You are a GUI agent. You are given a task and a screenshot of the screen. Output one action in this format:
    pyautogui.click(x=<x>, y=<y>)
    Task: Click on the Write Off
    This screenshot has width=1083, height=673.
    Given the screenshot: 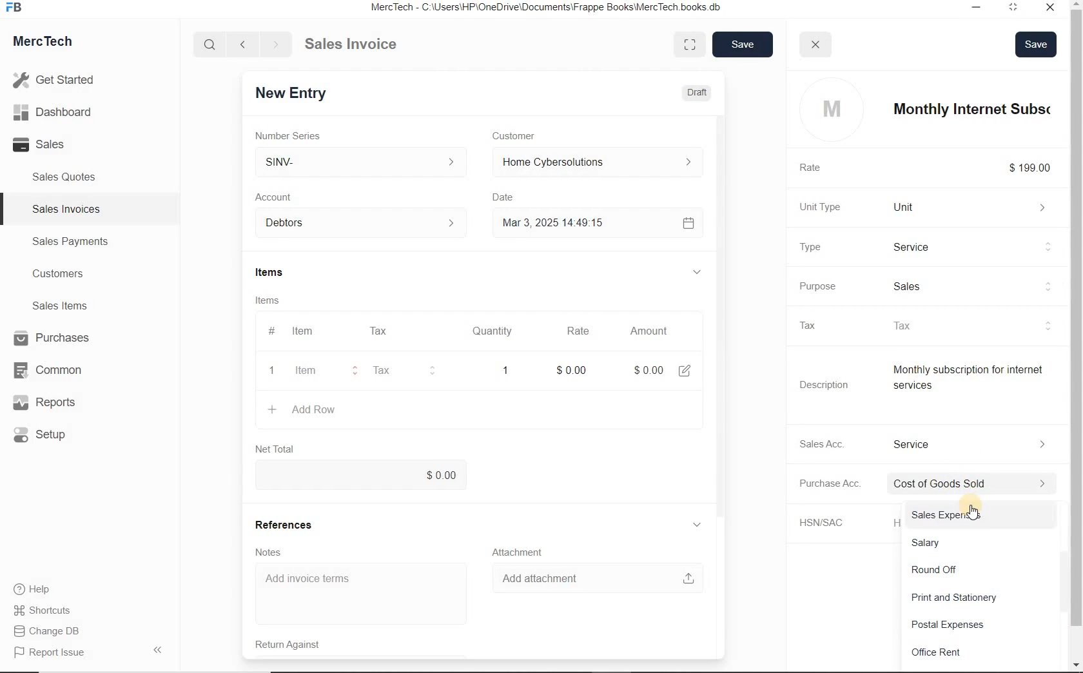 What is the action you would take?
    pyautogui.click(x=976, y=570)
    